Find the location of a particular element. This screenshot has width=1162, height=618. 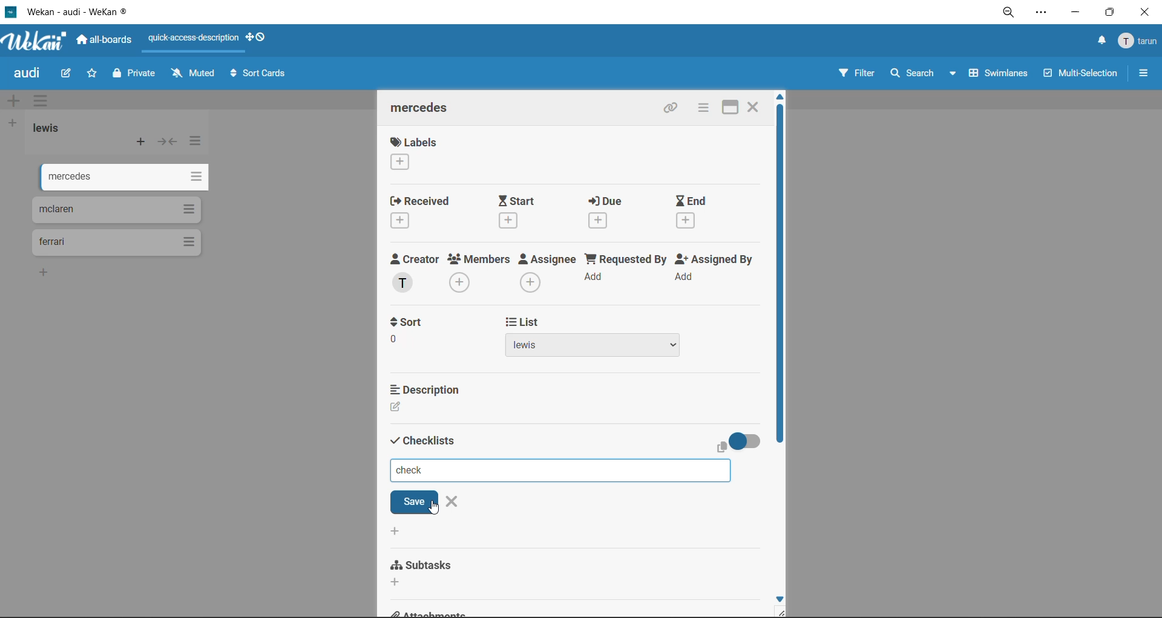

board title is located at coordinates (30, 74).